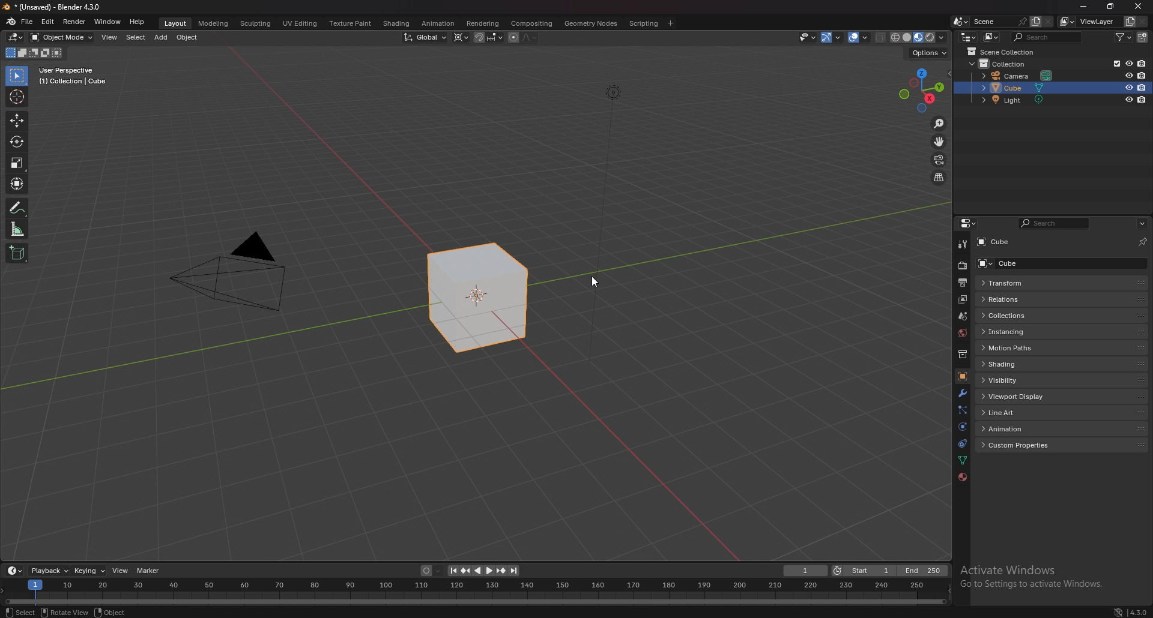 The image size is (1153, 618). Describe the element at coordinates (226, 272) in the screenshot. I see `pyramid` at that location.